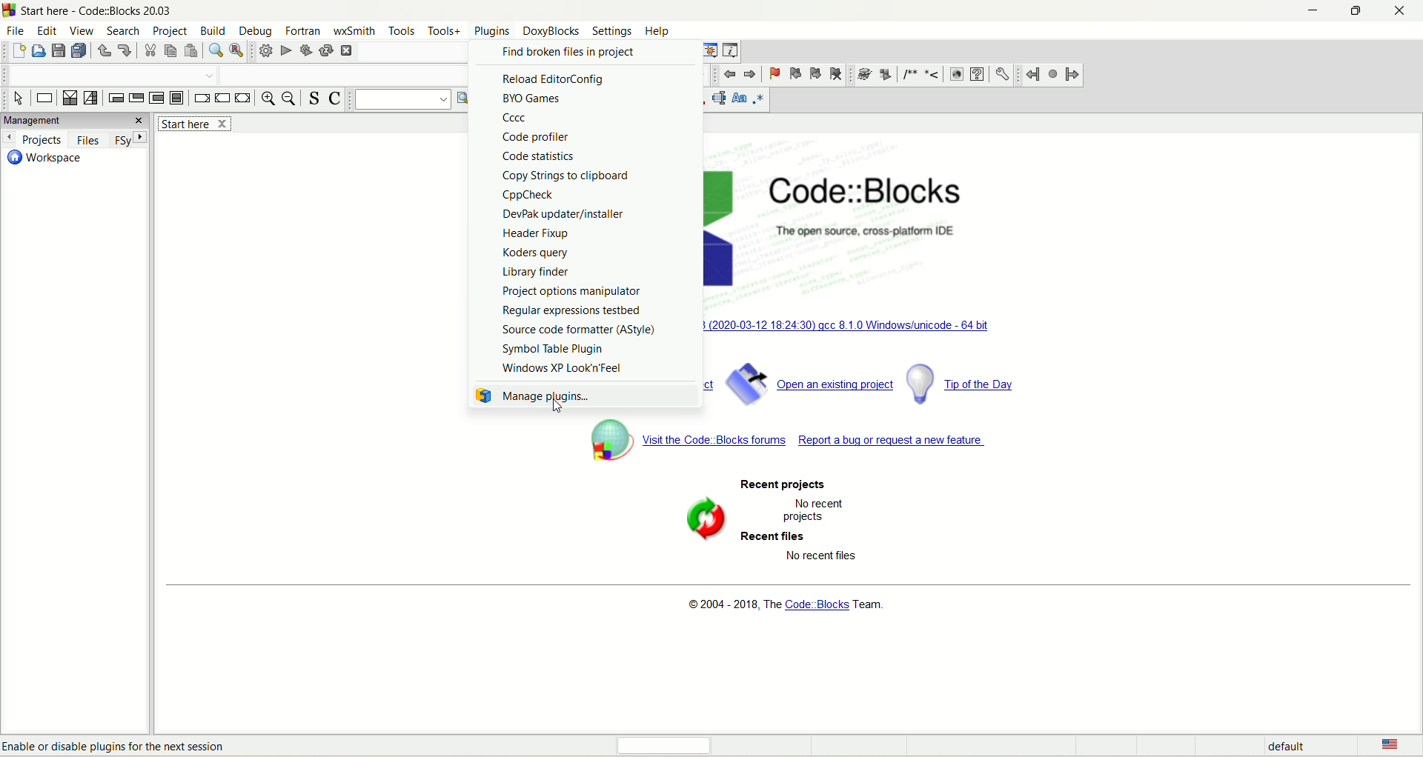  Describe the element at coordinates (1033, 74) in the screenshot. I see `jump back` at that location.